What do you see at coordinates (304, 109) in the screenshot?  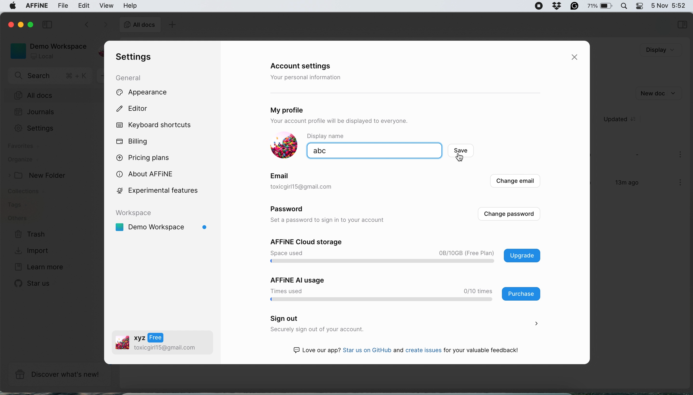 I see `my profile` at bounding box center [304, 109].